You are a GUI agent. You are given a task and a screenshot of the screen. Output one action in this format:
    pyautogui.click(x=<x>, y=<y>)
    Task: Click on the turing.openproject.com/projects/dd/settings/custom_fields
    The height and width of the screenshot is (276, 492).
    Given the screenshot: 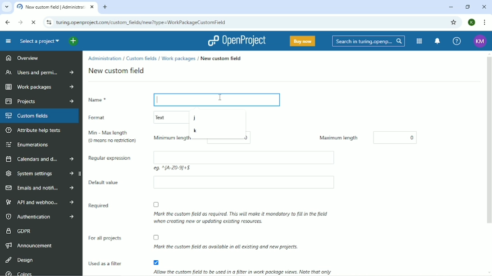 What is the action you would take?
    pyautogui.click(x=143, y=23)
    